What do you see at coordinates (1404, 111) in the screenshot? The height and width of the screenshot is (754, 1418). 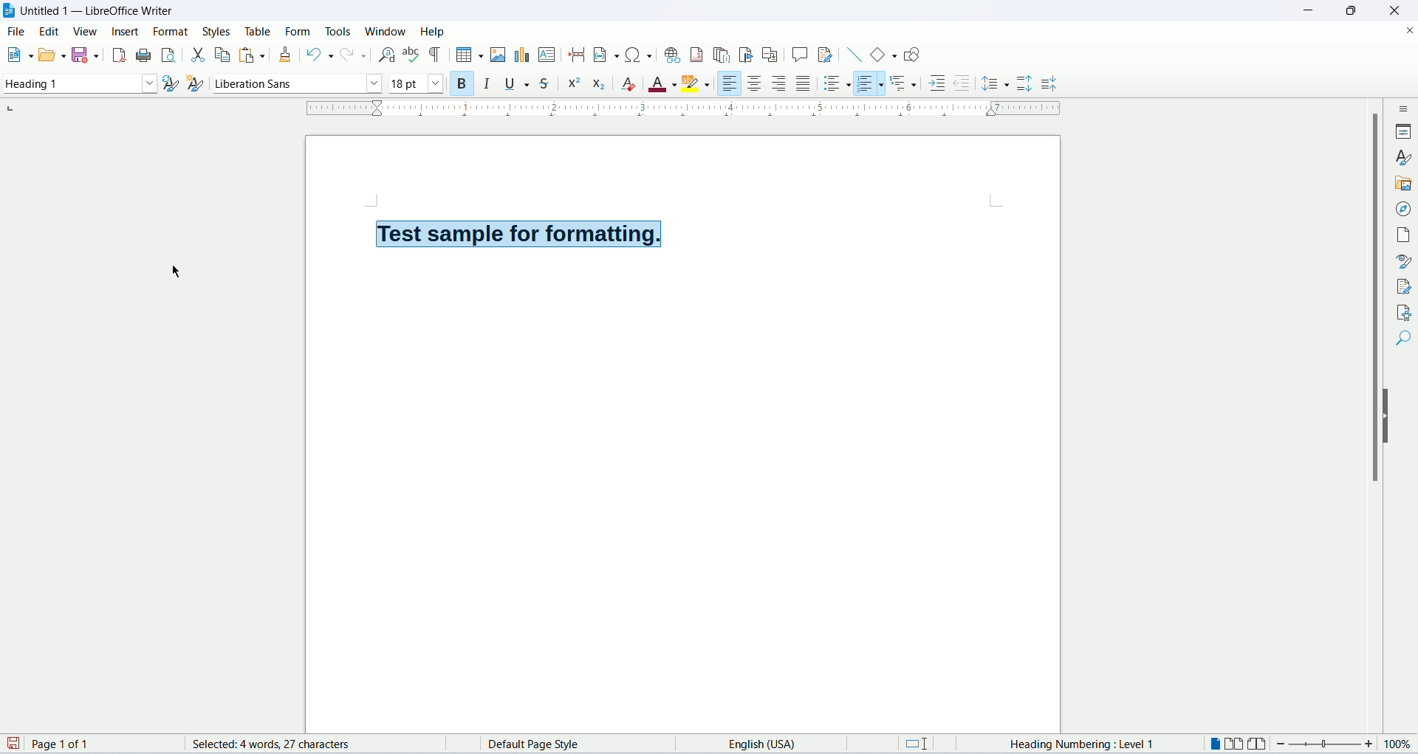 I see `sidebar` at bounding box center [1404, 111].